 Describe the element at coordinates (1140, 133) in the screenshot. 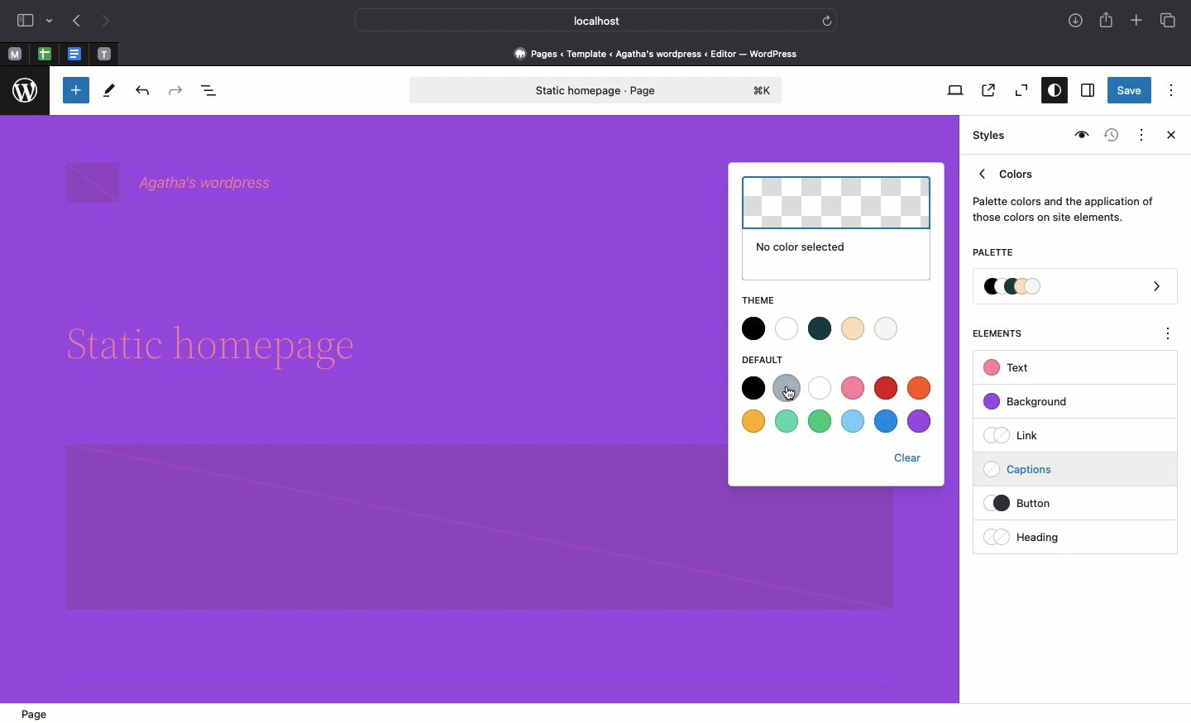

I see `Actions` at that location.